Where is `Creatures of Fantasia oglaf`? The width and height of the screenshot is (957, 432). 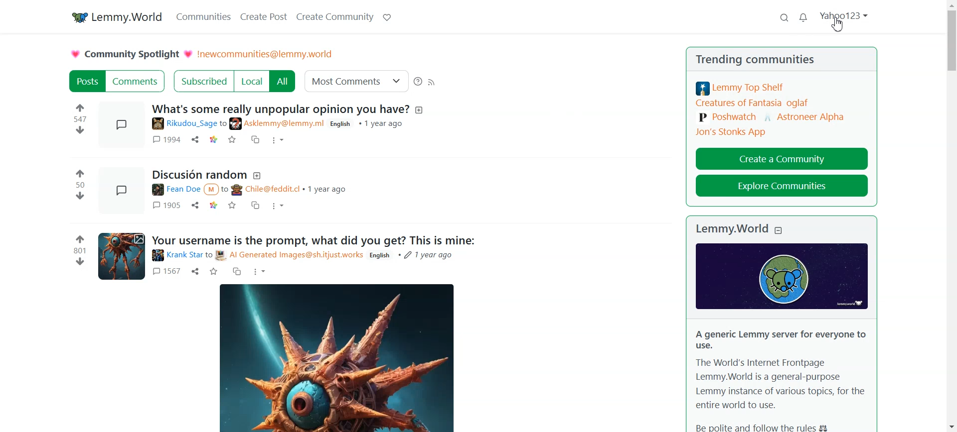
Creatures of Fantasia oglaf is located at coordinates (753, 104).